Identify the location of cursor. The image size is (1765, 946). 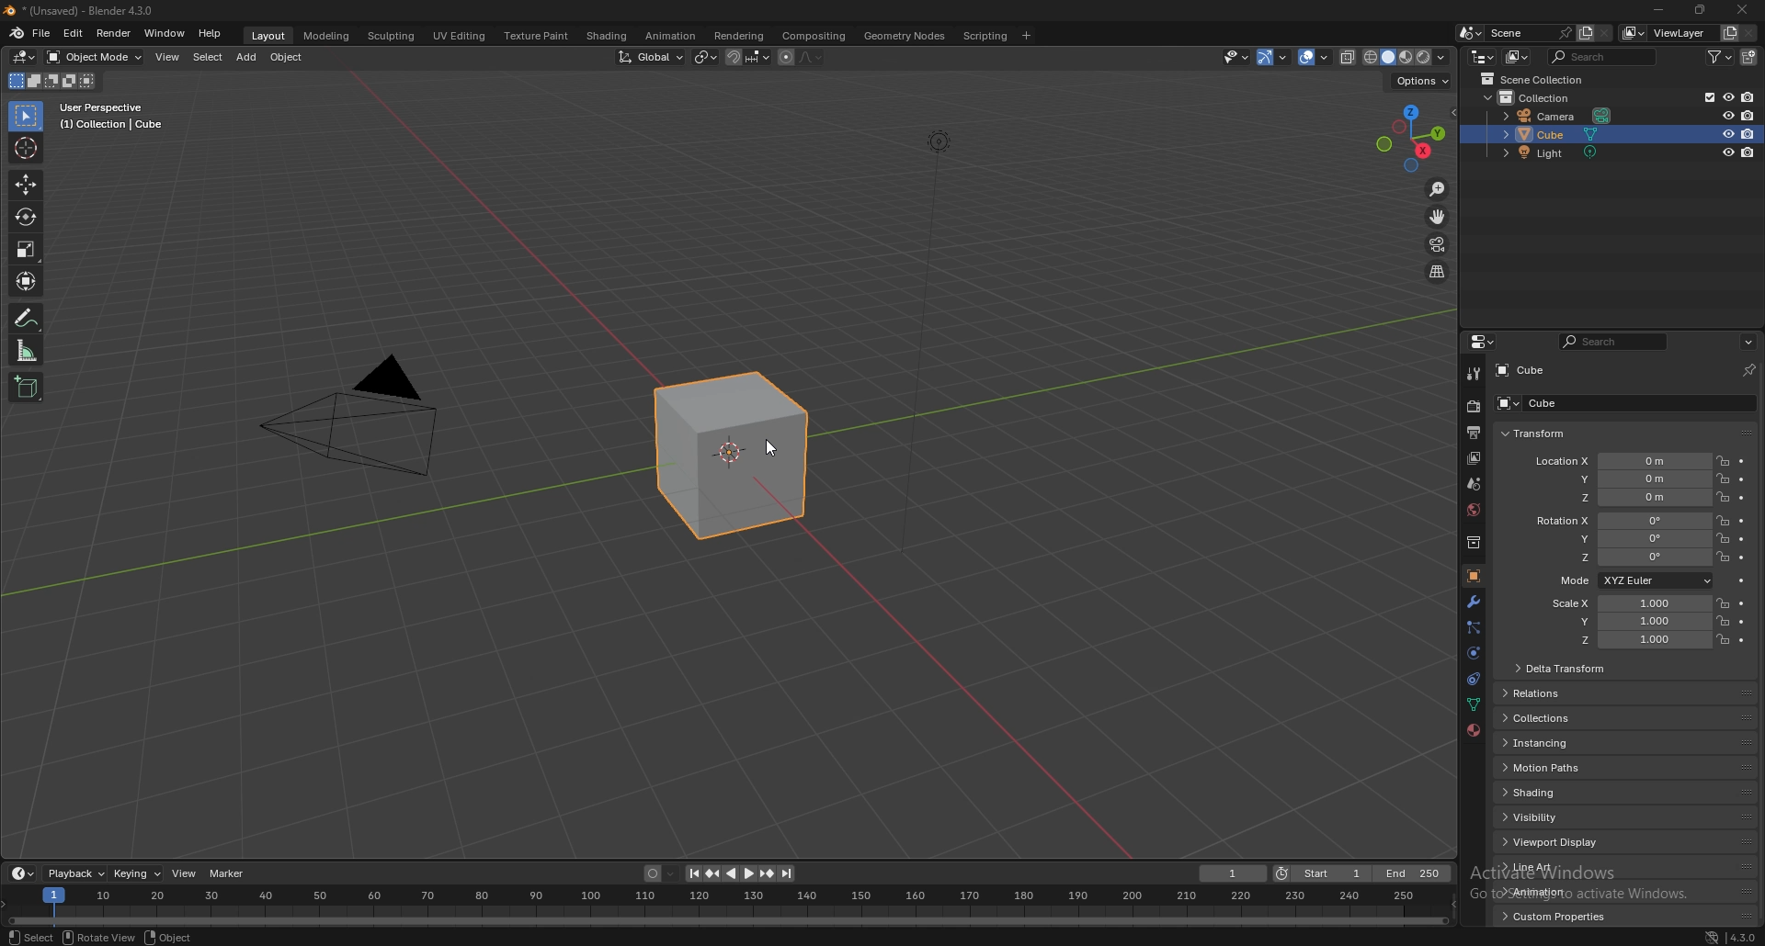
(25, 148).